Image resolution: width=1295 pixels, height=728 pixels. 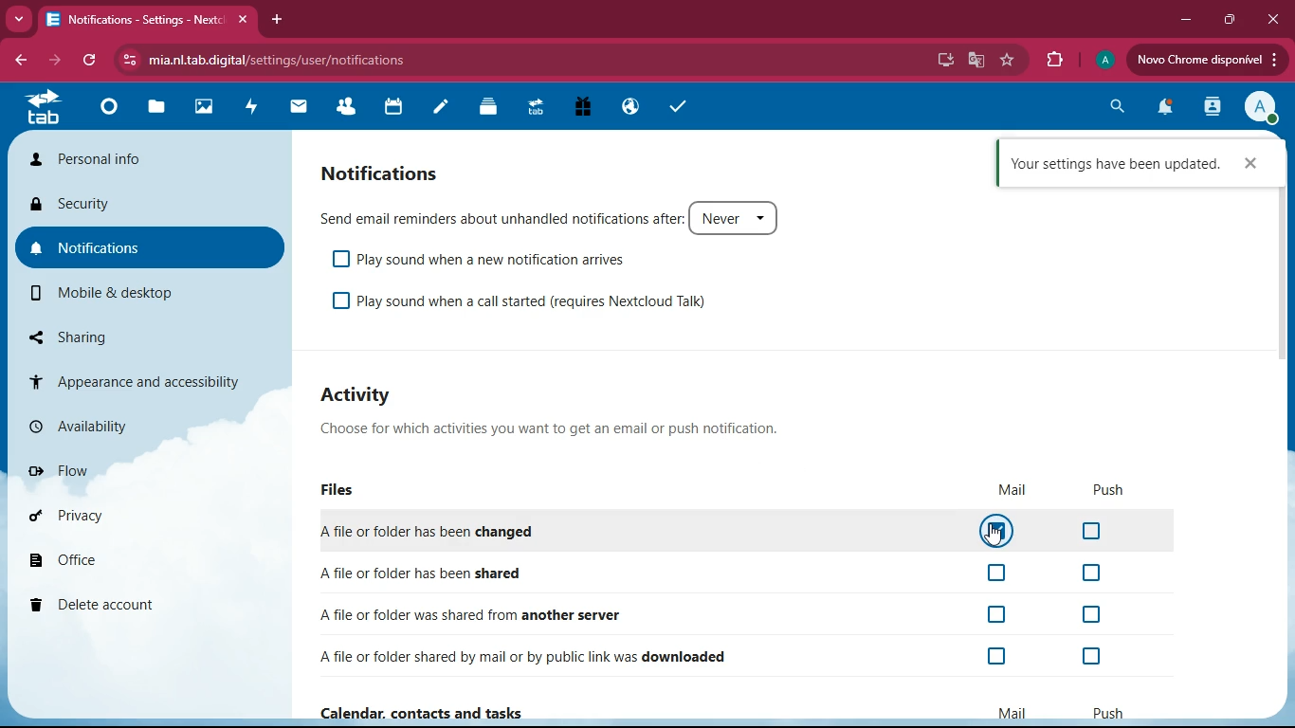 What do you see at coordinates (301, 112) in the screenshot?
I see `mail` at bounding box center [301, 112].